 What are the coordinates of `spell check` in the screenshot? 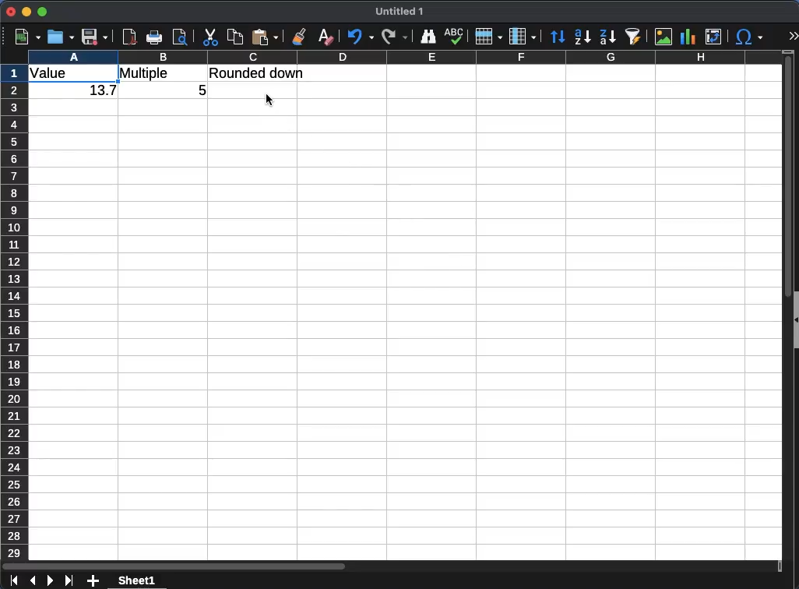 It's located at (456, 36).